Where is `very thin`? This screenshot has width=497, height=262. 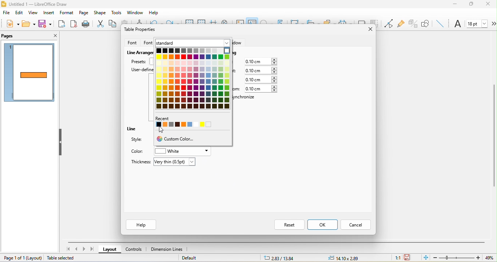
very thin is located at coordinates (175, 162).